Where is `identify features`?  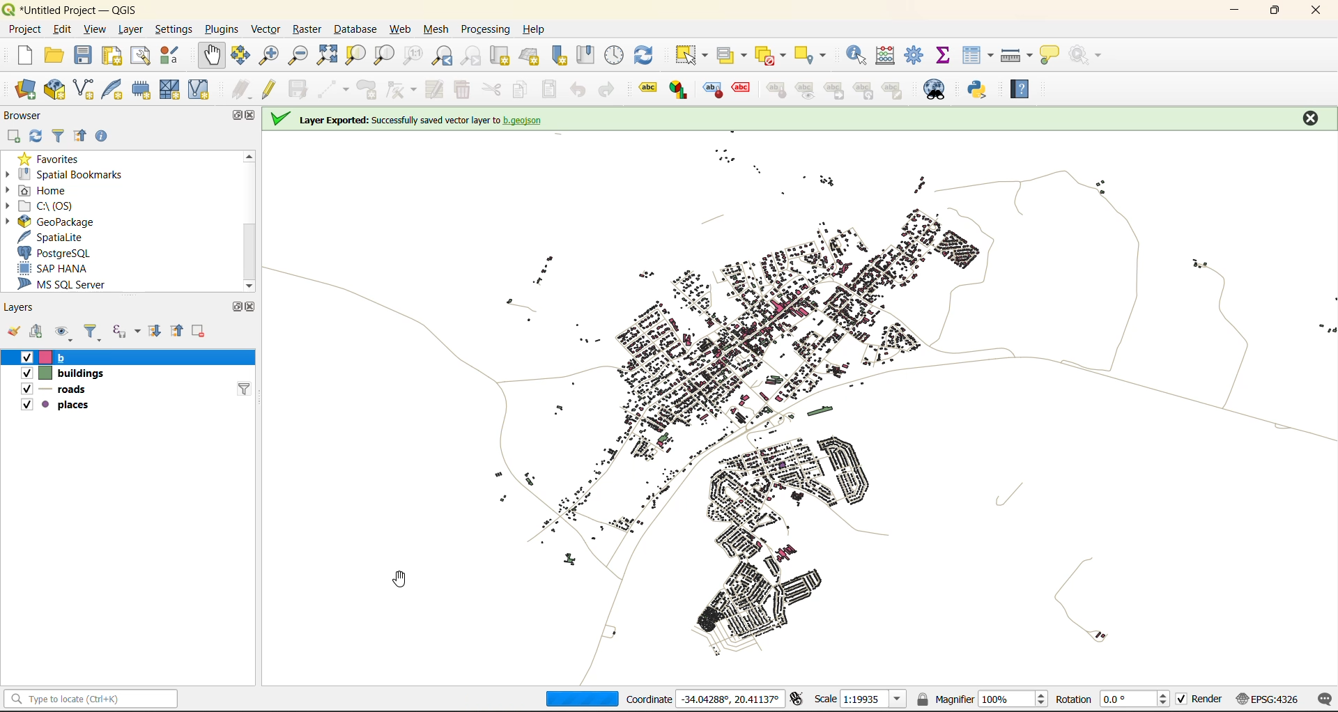
identify features is located at coordinates (860, 55).